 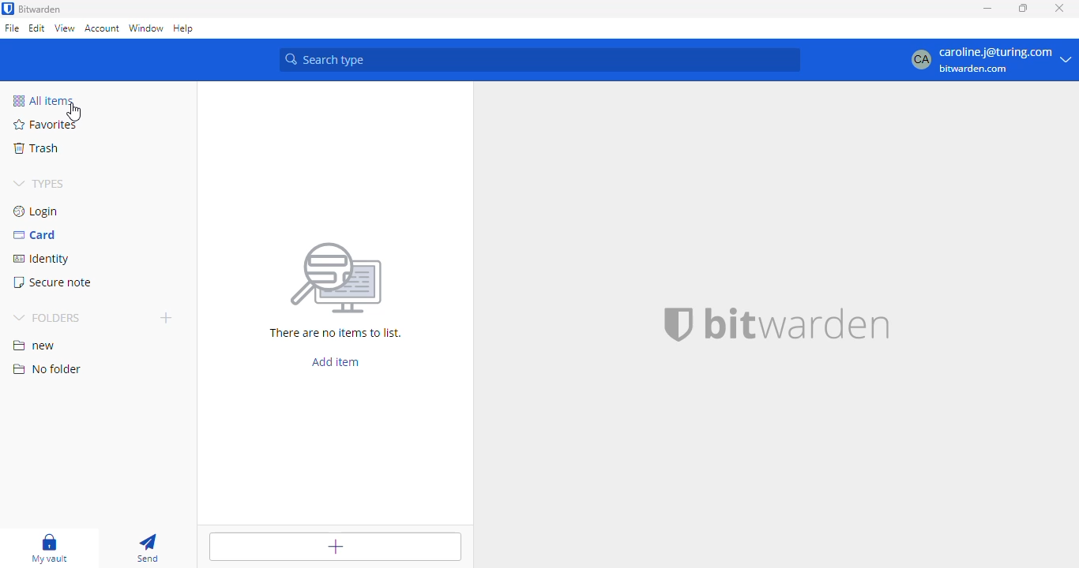 What do you see at coordinates (40, 9) in the screenshot?
I see `bitwarden` at bounding box center [40, 9].